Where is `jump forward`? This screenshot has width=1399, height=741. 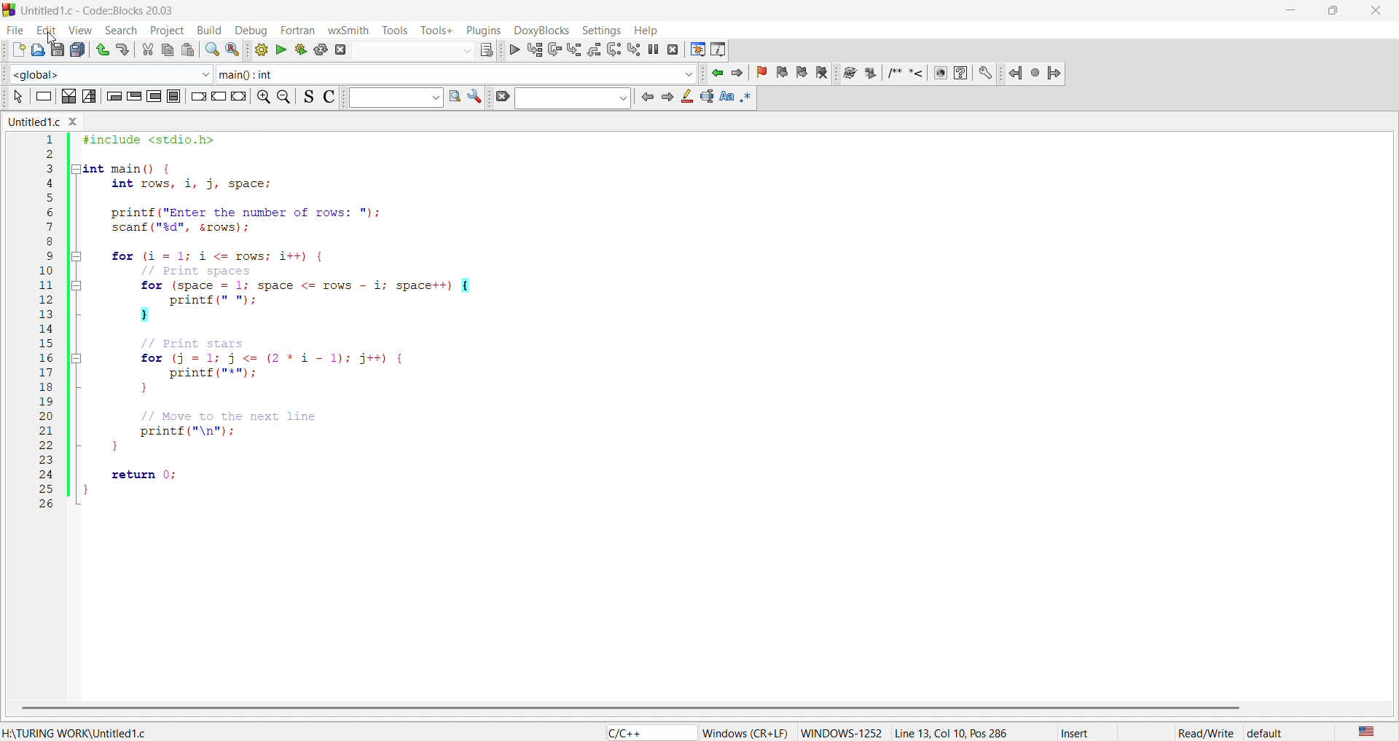
jump forward is located at coordinates (737, 73).